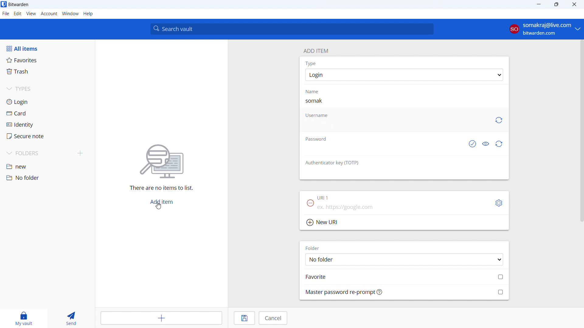 This screenshot has width=584, height=328. Describe the element at coordinates (161, 162) in the screenshot. I see `searching for file vector icon` at that location.